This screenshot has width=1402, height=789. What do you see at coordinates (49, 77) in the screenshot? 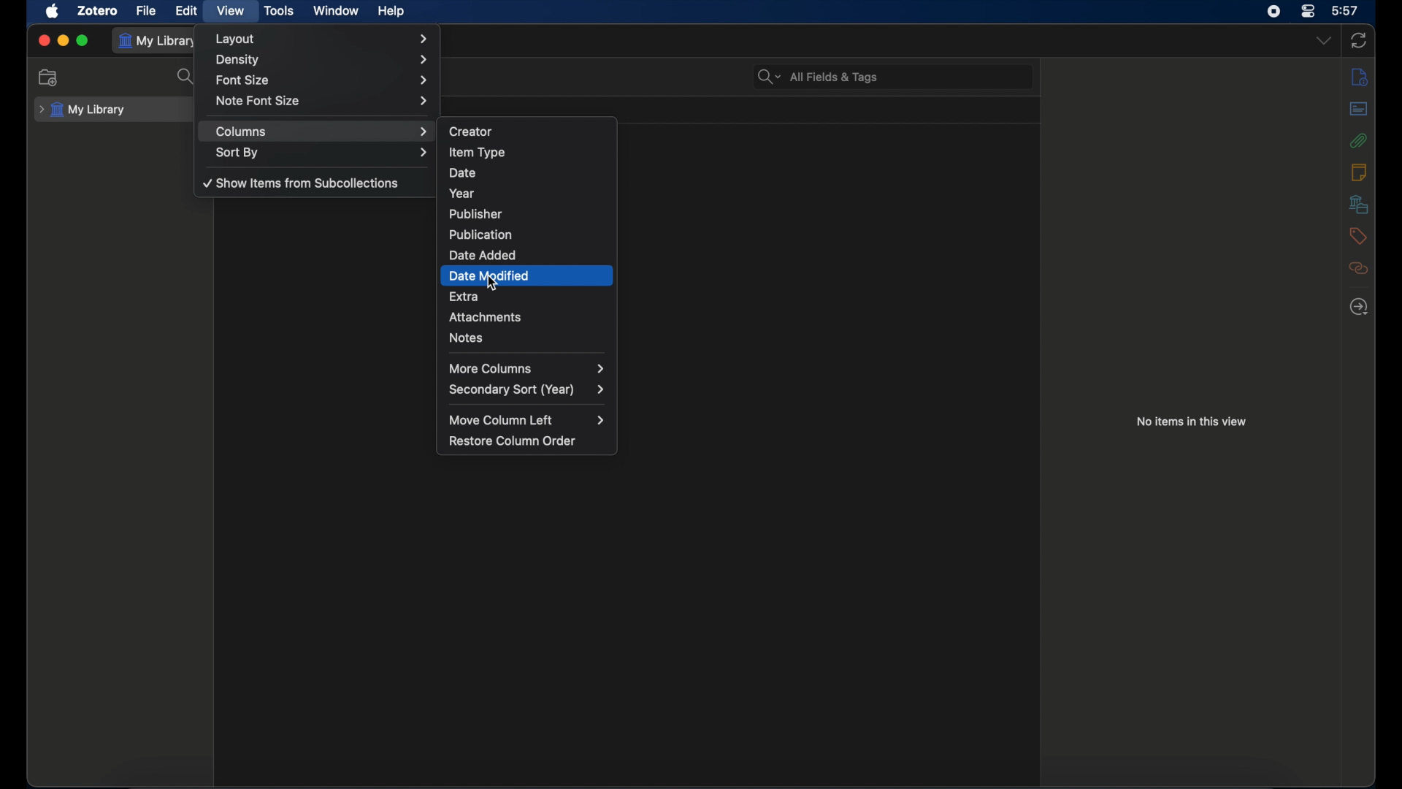
I see `new collection` at bounding box center [49, 77].